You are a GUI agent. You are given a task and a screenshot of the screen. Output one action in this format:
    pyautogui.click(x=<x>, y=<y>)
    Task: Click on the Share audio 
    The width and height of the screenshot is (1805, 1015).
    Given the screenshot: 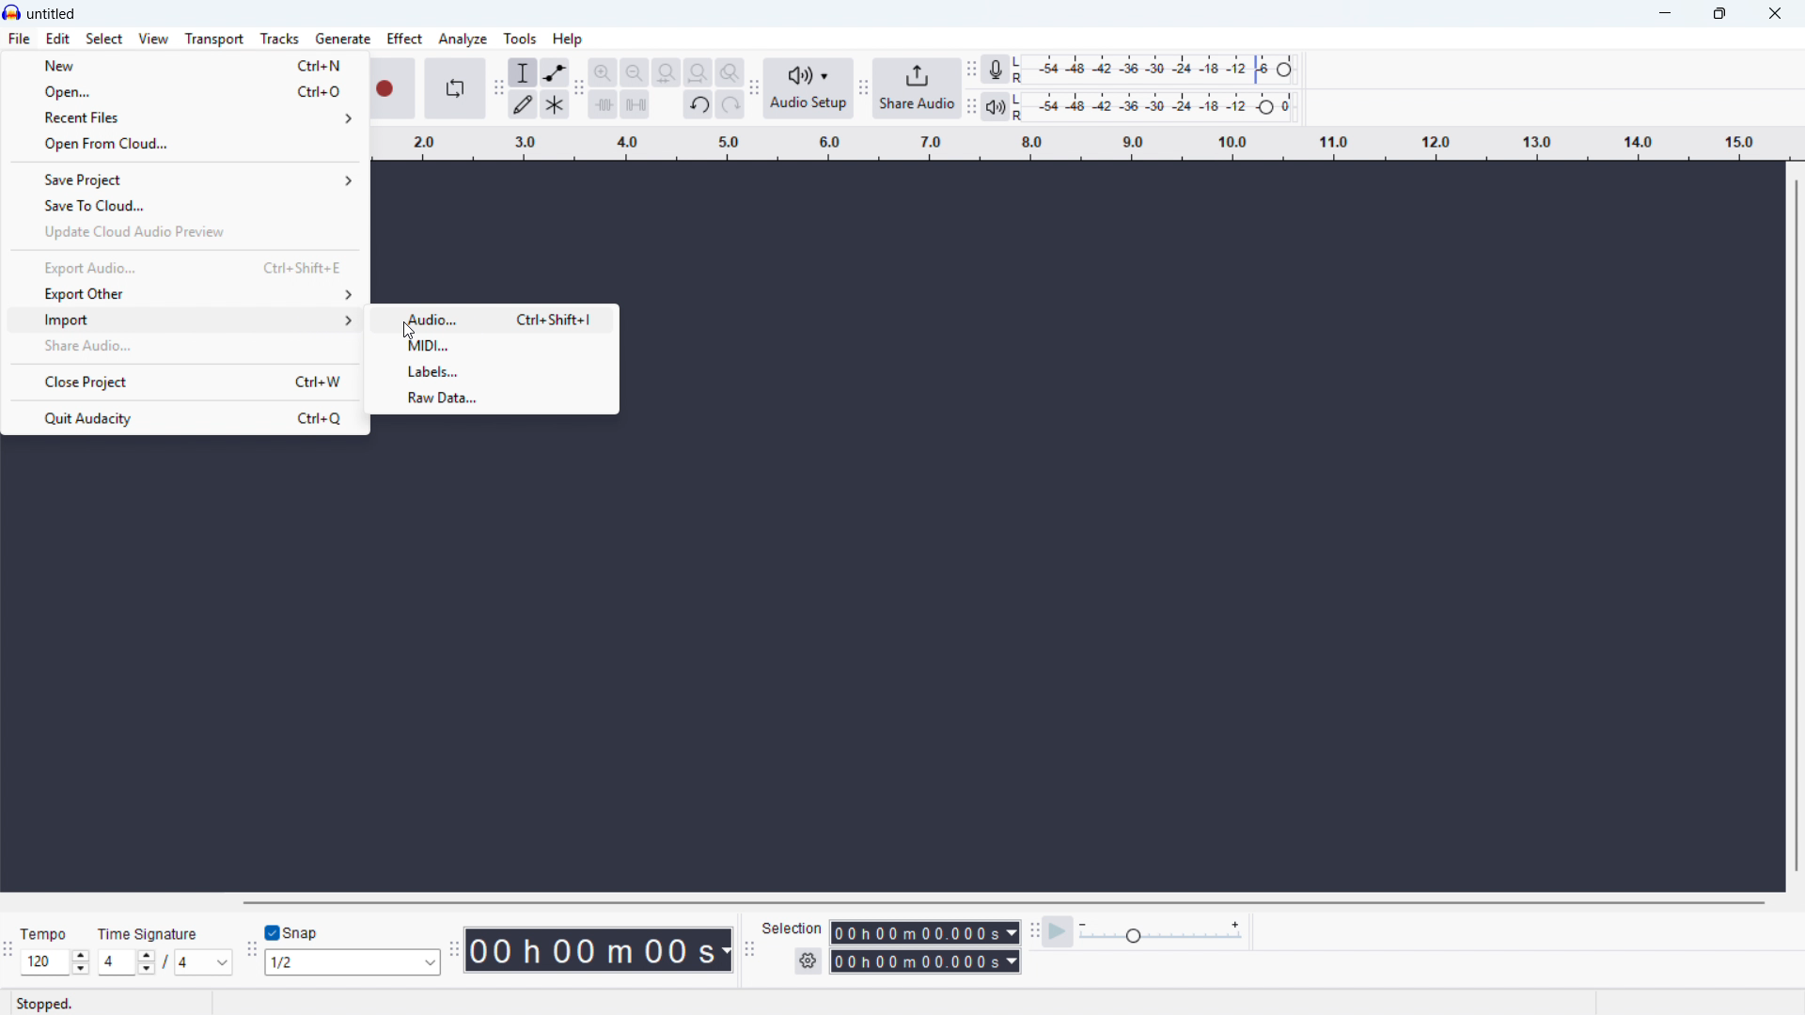 What is the action you would take?
    pyautogui.click(x=182, y=346)
    